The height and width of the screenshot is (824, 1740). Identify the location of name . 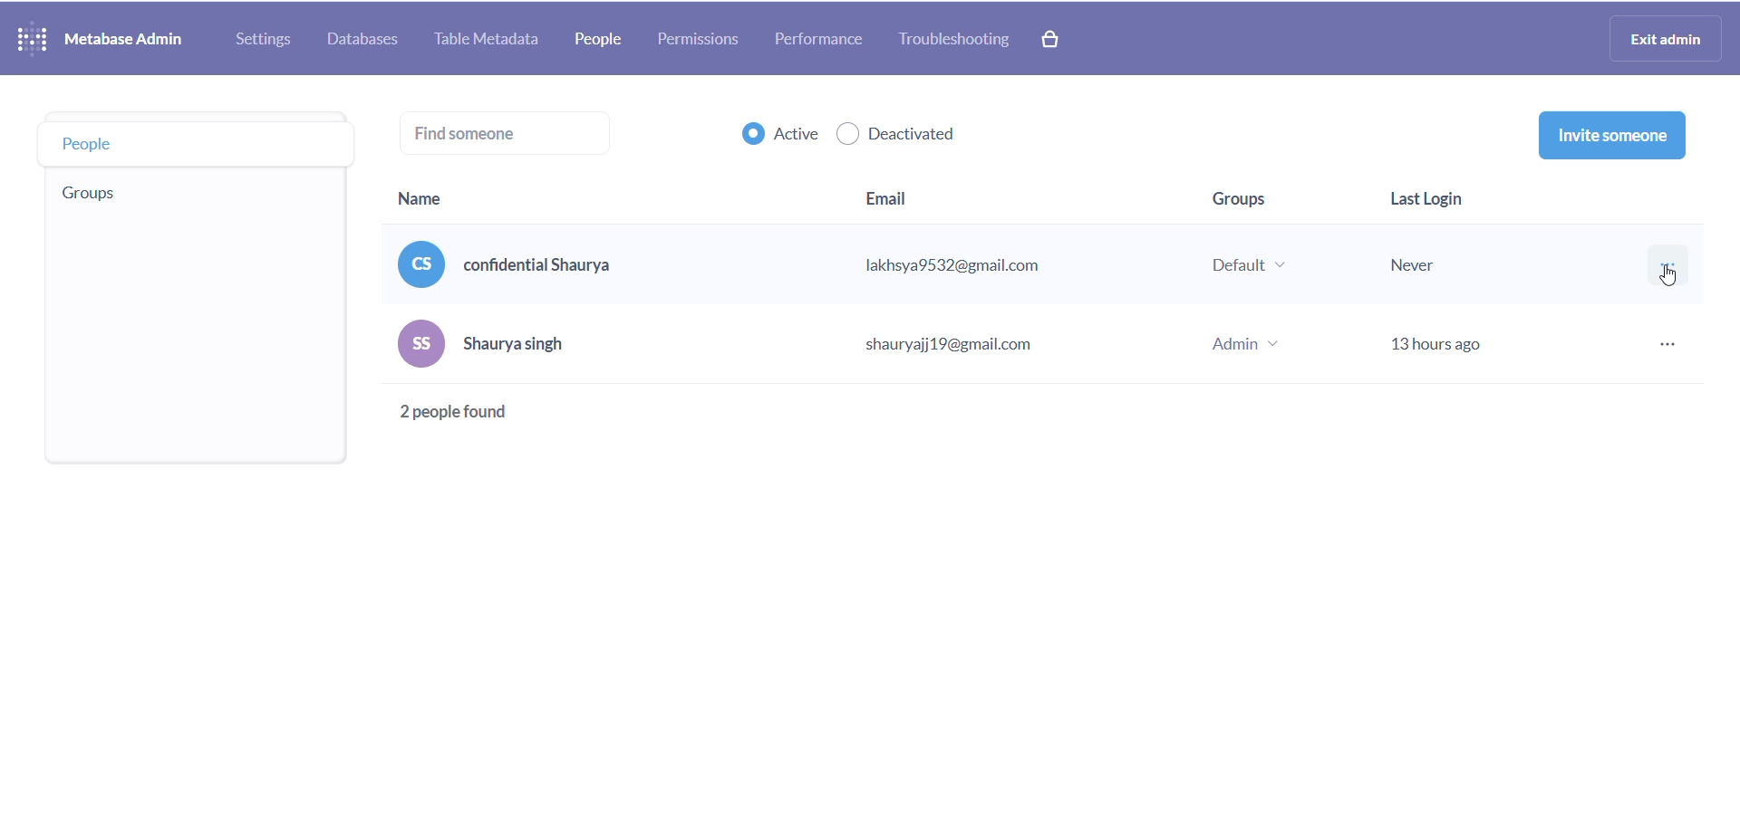
(498, 268).